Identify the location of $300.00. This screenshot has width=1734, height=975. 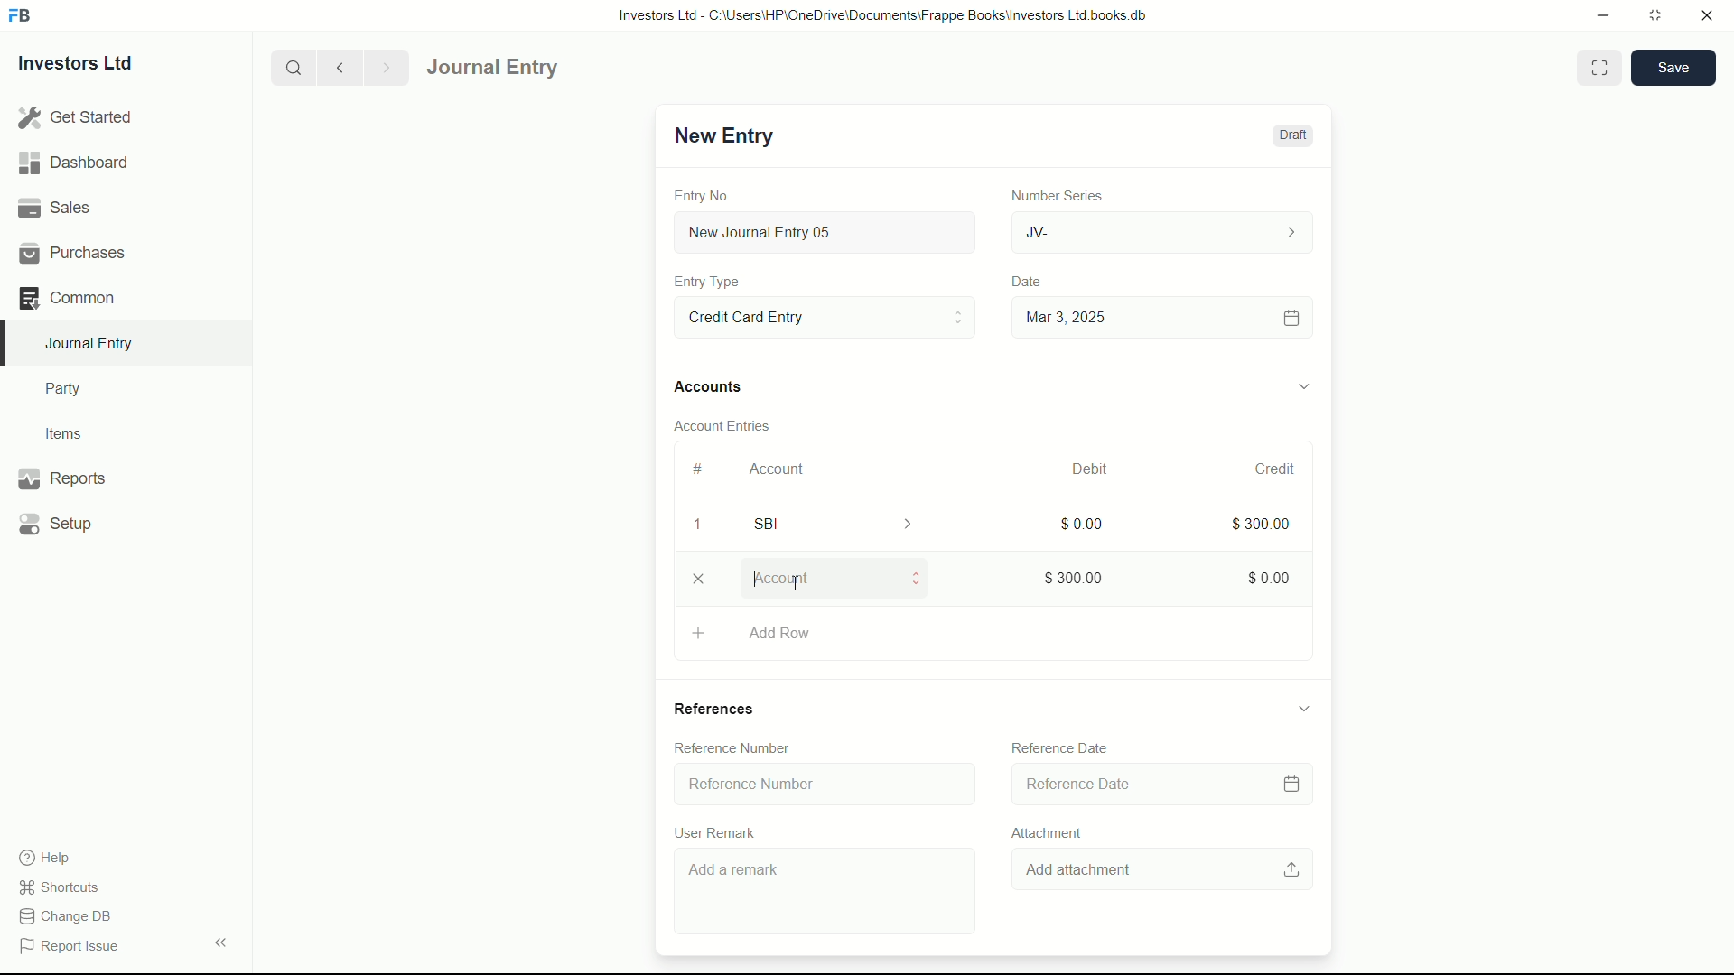
(1070, 577).